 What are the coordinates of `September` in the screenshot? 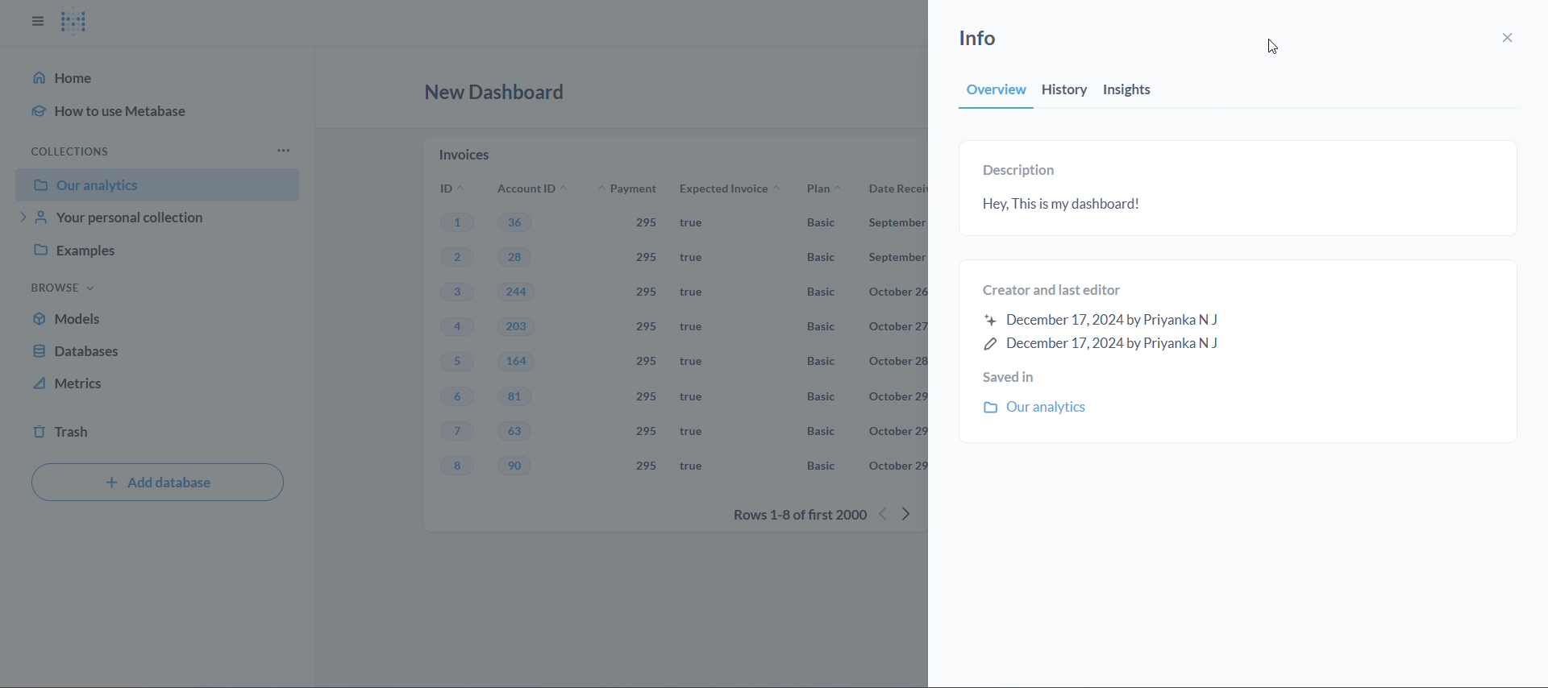 It's located at (898, 257).